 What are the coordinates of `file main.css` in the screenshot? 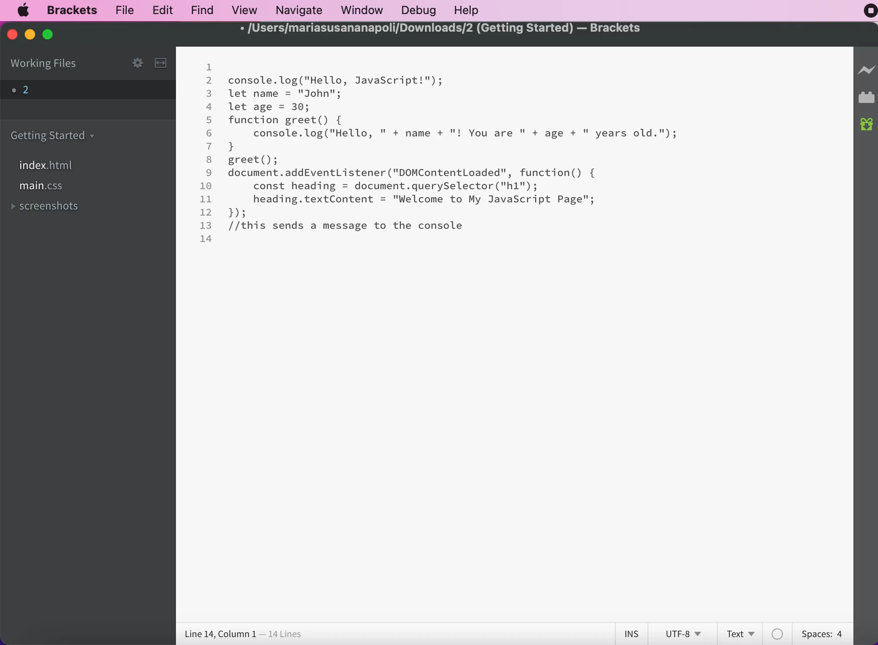 It's located at (47, 188).